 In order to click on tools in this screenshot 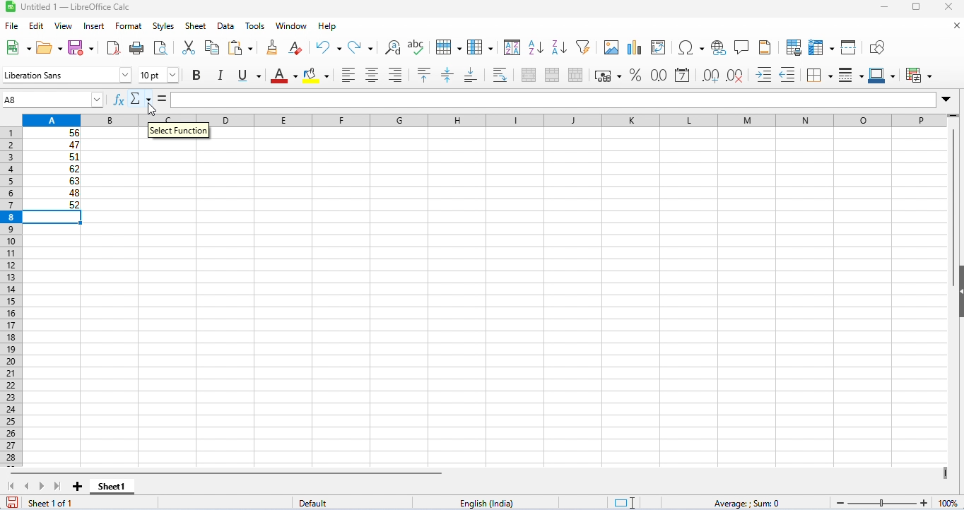, I will do `click(255, 26)`.